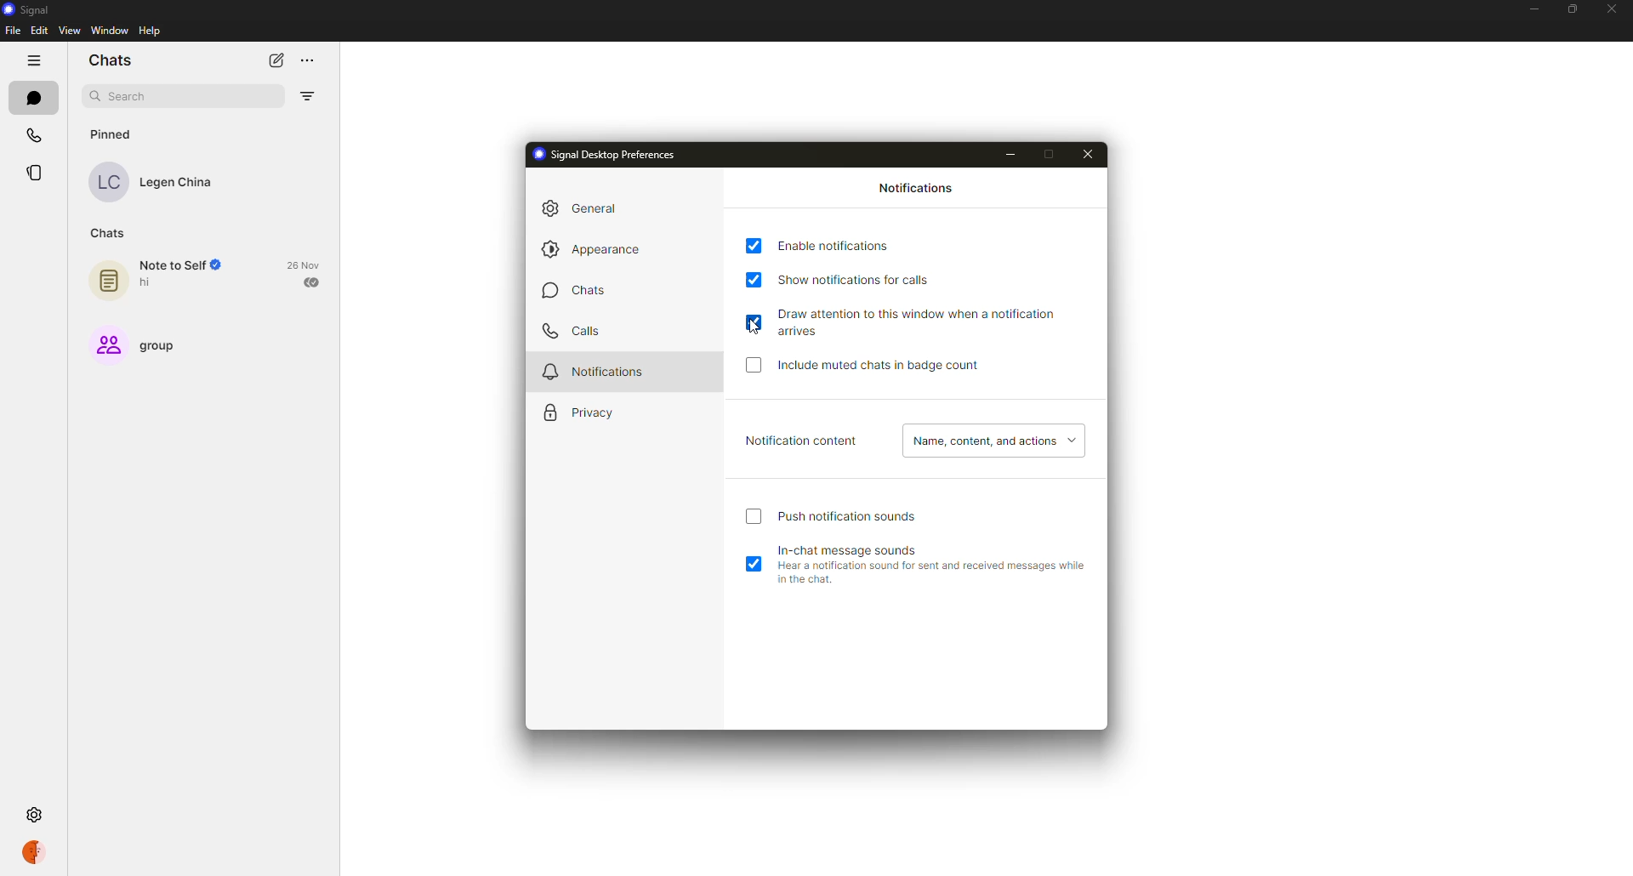 This screenshot has height=876, width=1633. Describe the element at coordinates (1088, 153) in the screenshot. I see `close` at that location.